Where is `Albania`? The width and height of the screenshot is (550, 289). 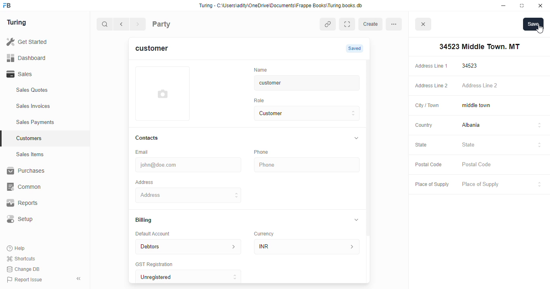
Albania is located at coordinates (502, 126).